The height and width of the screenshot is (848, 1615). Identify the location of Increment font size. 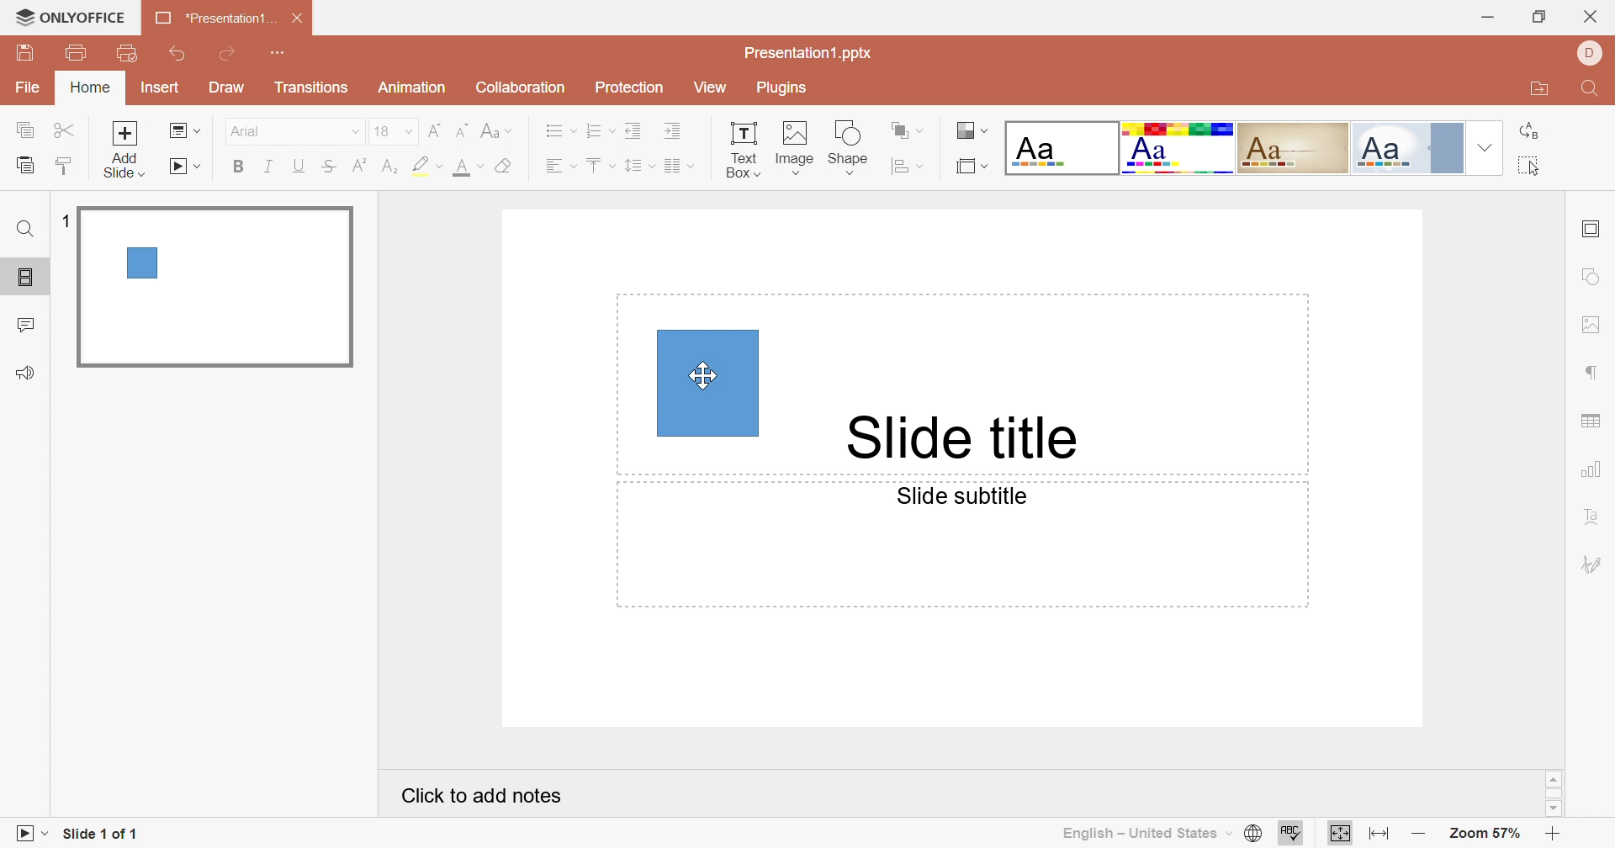
(431, 134).